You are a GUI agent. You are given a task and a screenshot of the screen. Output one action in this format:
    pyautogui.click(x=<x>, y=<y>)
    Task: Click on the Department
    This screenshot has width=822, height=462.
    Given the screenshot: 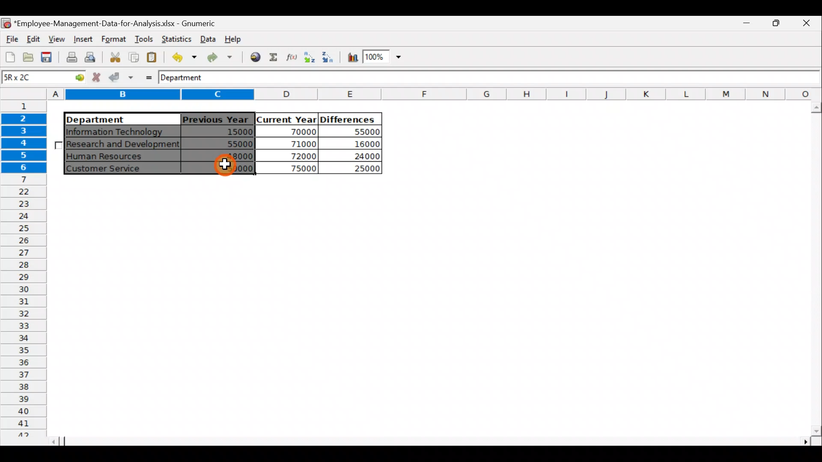 What is the action you would take?
    pyautogui.click(x=188, y=78)
    